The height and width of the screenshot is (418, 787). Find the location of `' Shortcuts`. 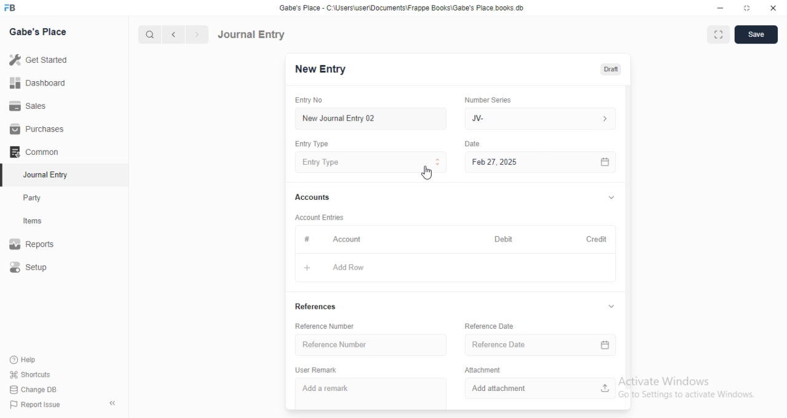

' Shortcuts is located at coordinates (31, 374).